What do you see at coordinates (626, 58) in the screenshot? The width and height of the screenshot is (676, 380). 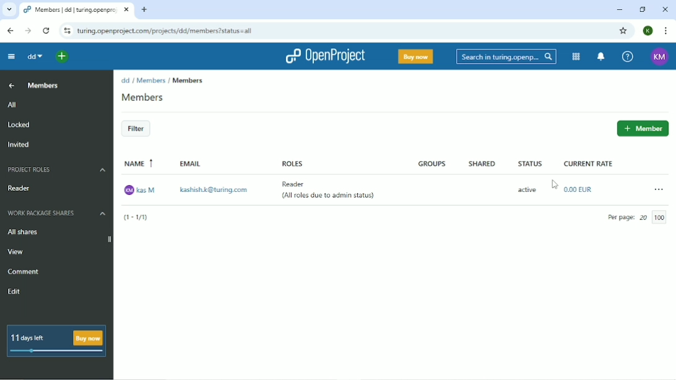 I see `Help` at bounding box center [626, 58].